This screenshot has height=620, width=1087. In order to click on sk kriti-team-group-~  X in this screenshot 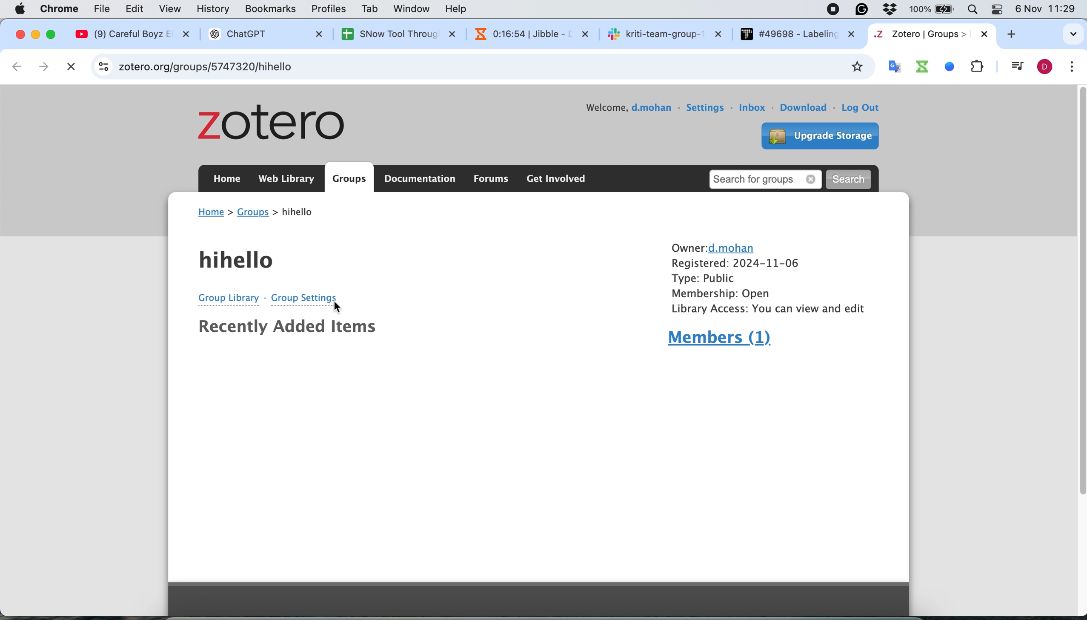, I will do `click(664, 33)`.